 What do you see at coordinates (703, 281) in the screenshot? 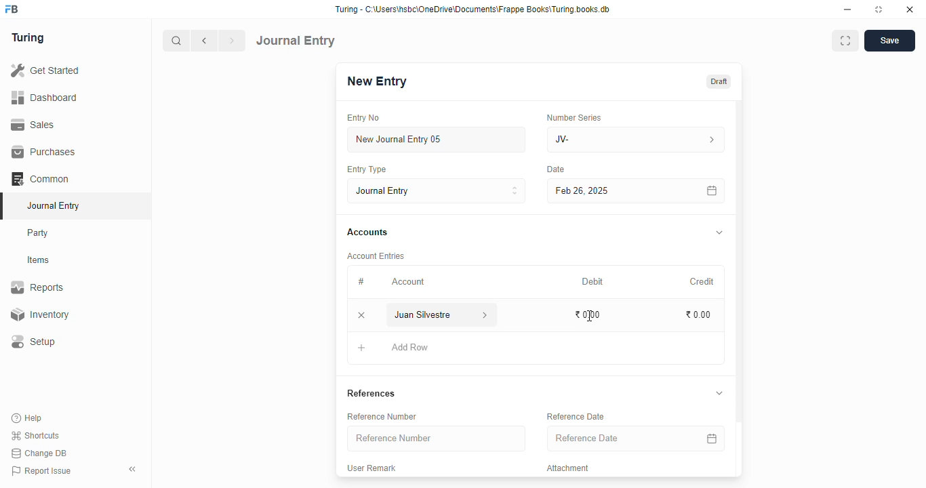
I see `credit` at bounding box center [703, 281].